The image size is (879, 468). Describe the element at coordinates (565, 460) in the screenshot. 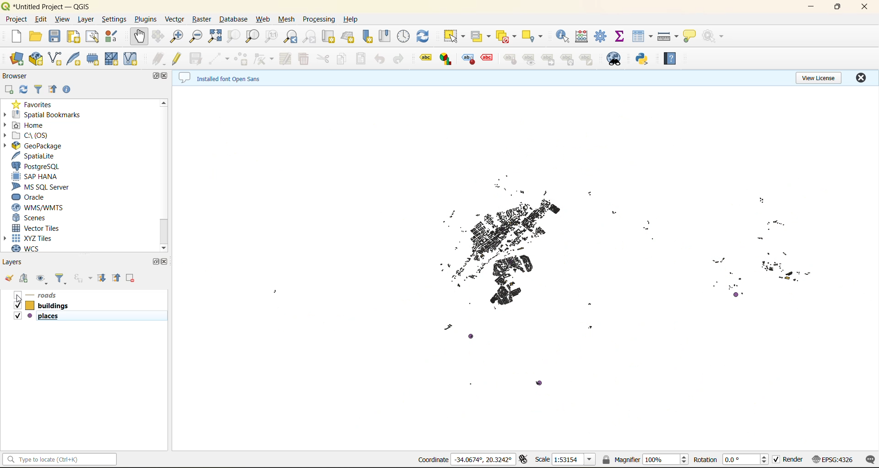

I see `scale` at that location.